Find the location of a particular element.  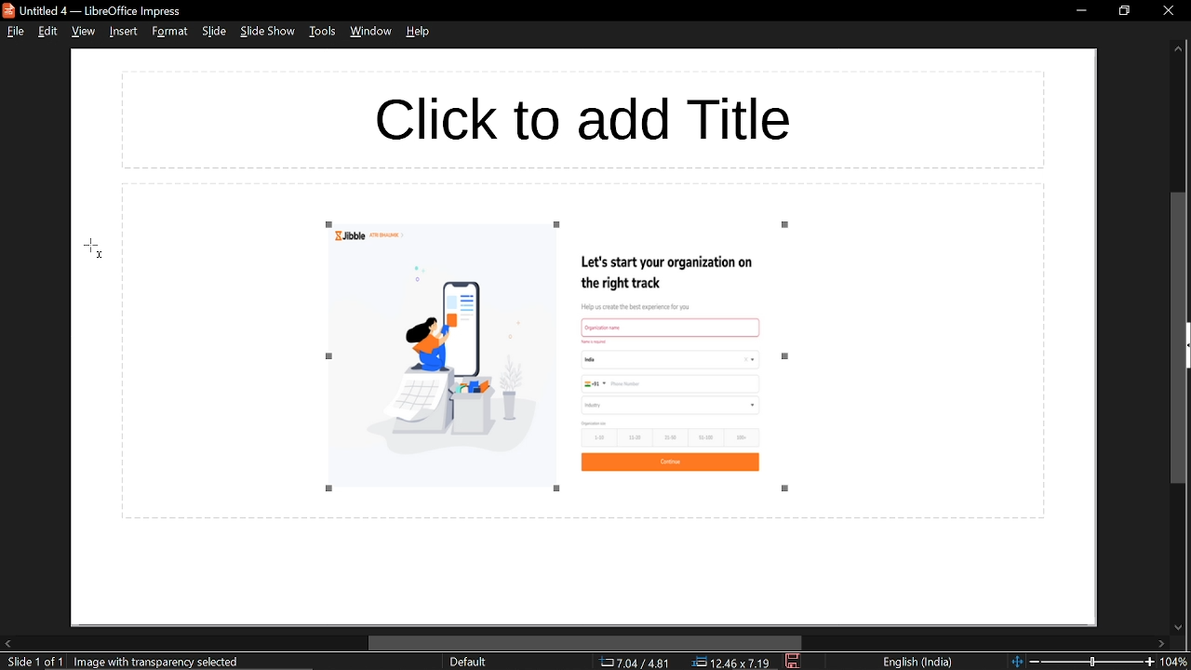

close is located at coordinates (1170, 10).